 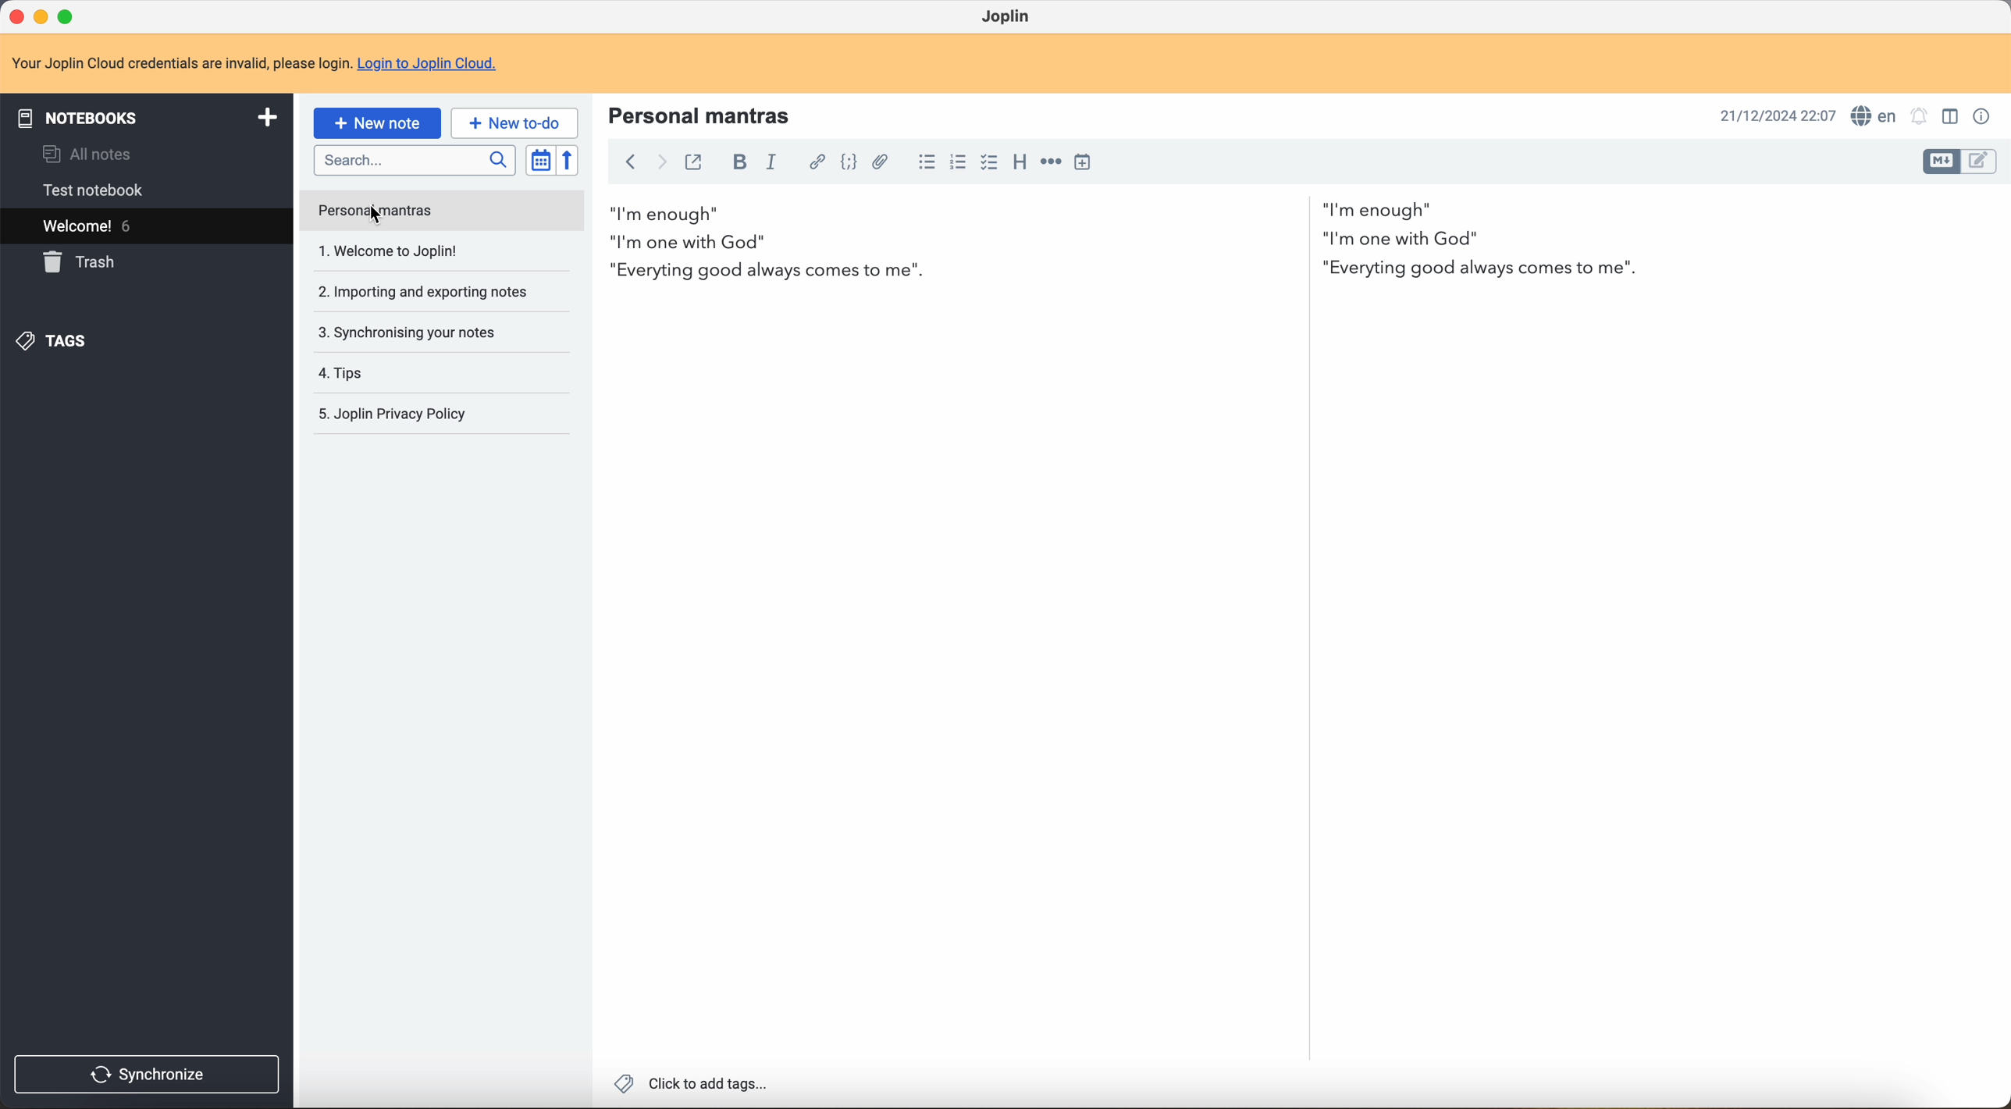 I want to click on reverse sort order, so click(x=567, y=162).